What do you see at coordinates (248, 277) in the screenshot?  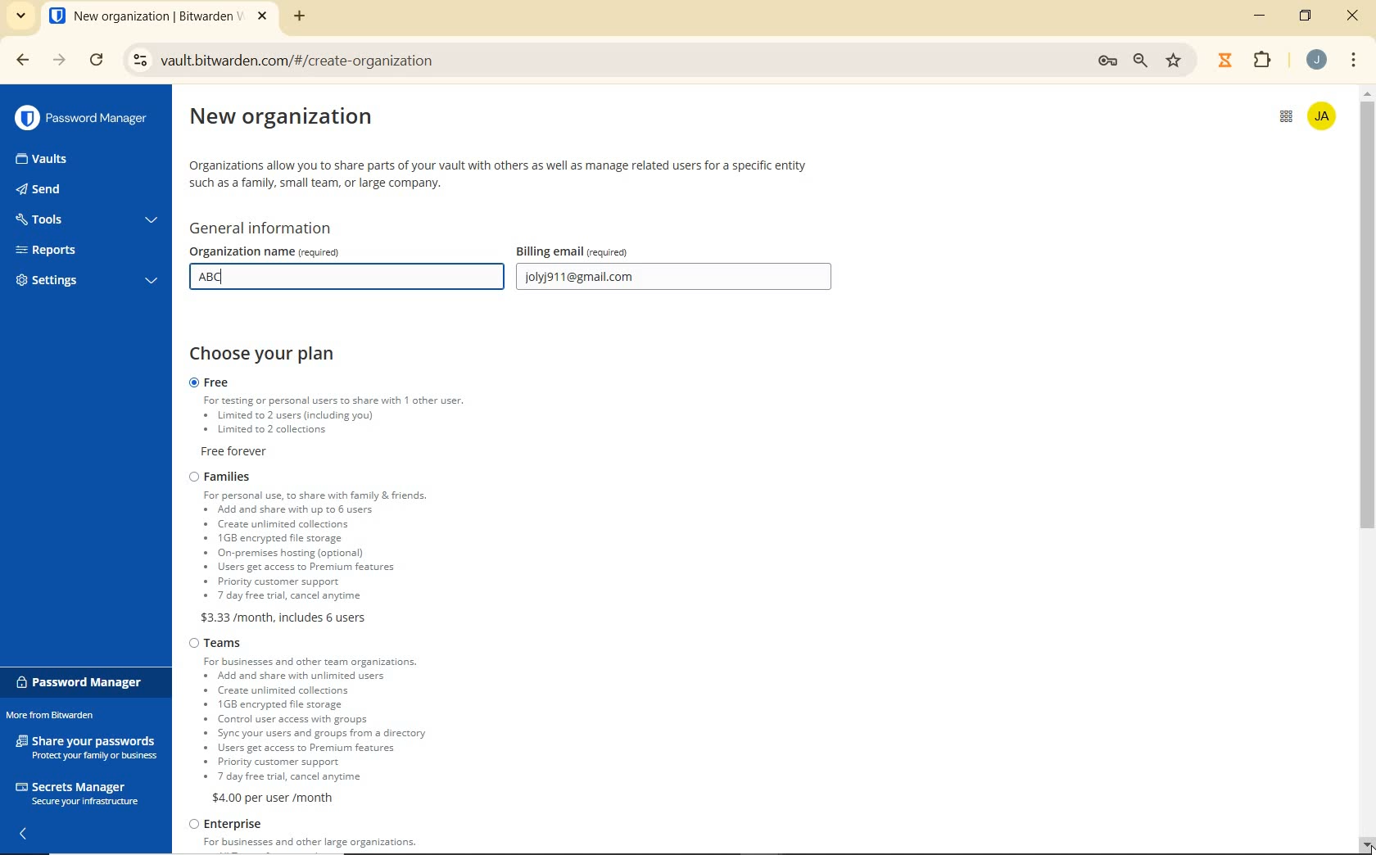 I see `ABC` at bounding box center [248, 277].